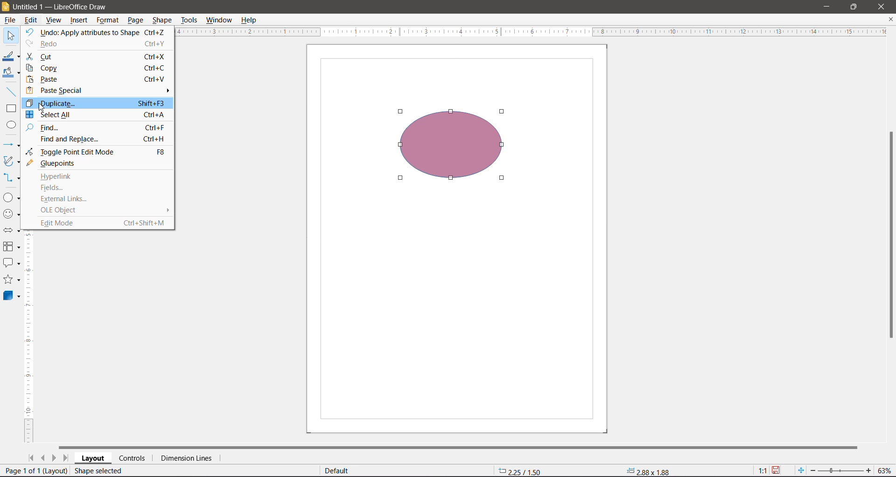 The height and width of the screenshot is (477, 896). I want to click on Unsaved changes, so click(776, 471).